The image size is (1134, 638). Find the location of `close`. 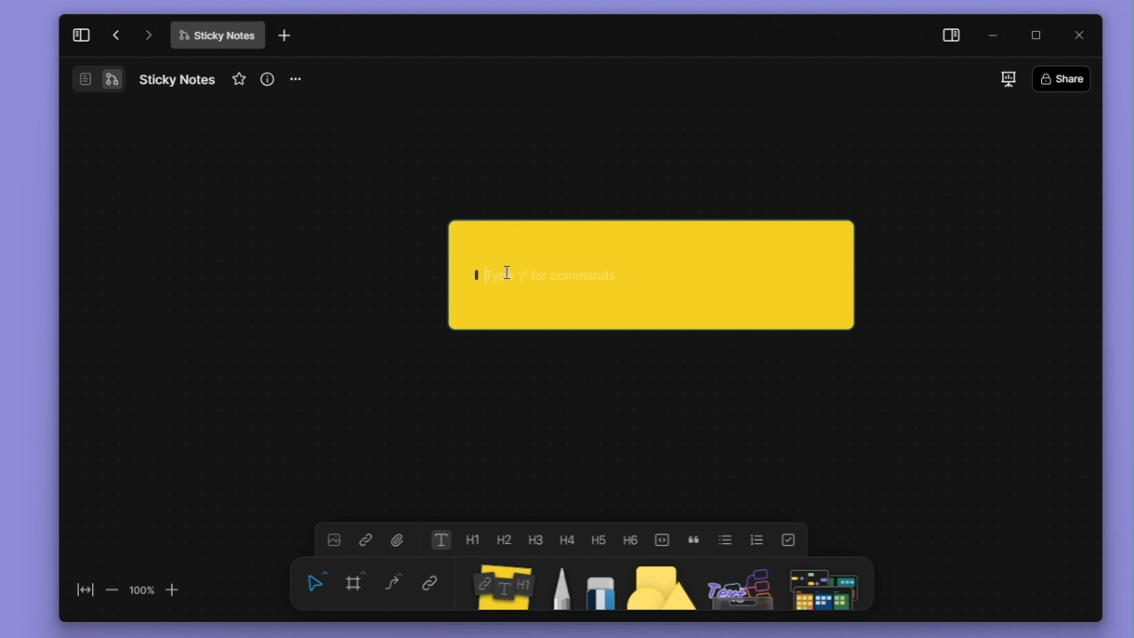

close is located at coordinates (1080, 33).